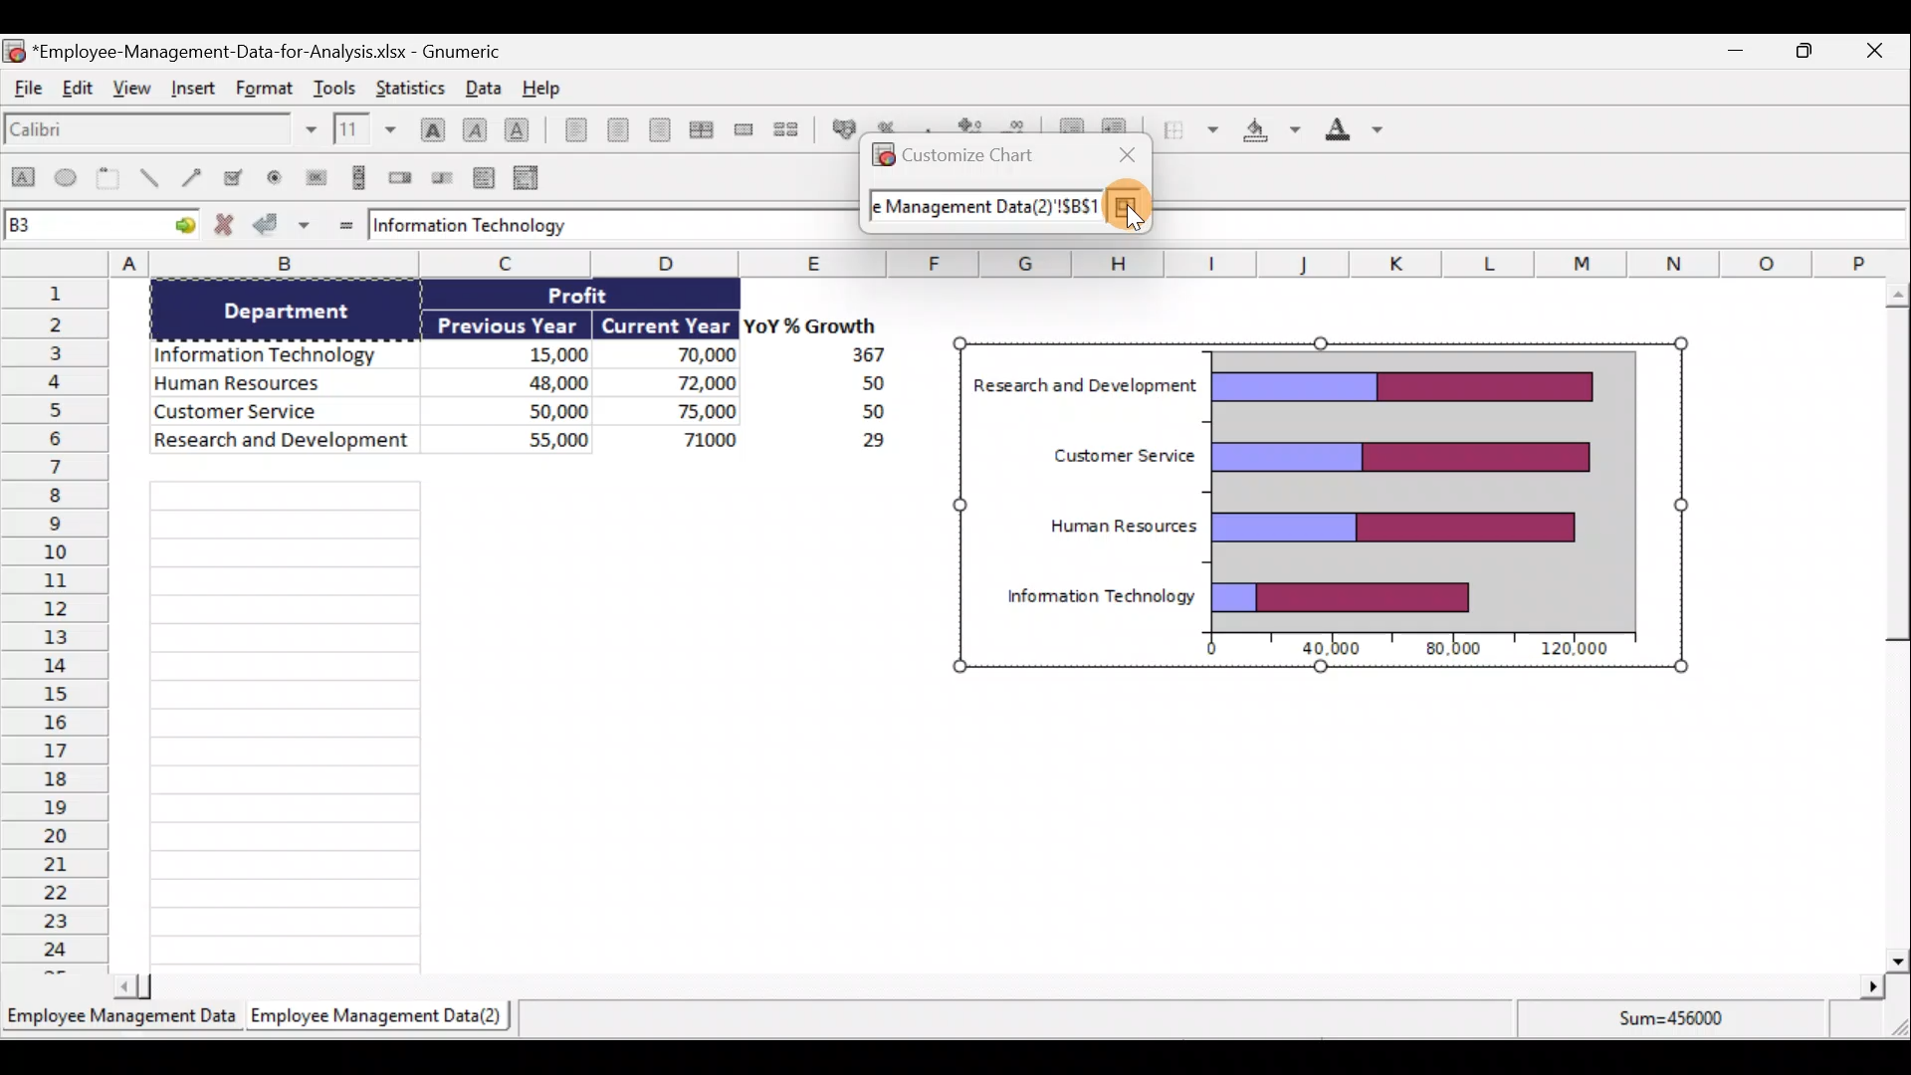  I want to click on Create a button, so click(313, 178).